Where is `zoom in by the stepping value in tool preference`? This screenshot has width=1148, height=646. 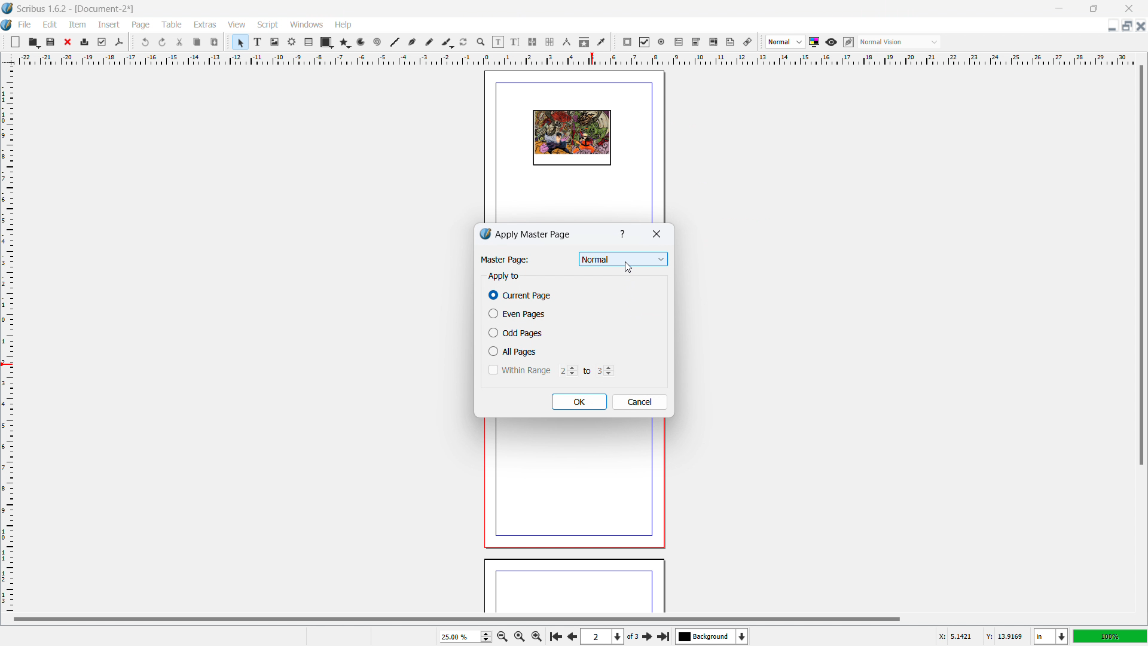 zoom in by the stepping value in tool preference is located at coordinates (537, 635).